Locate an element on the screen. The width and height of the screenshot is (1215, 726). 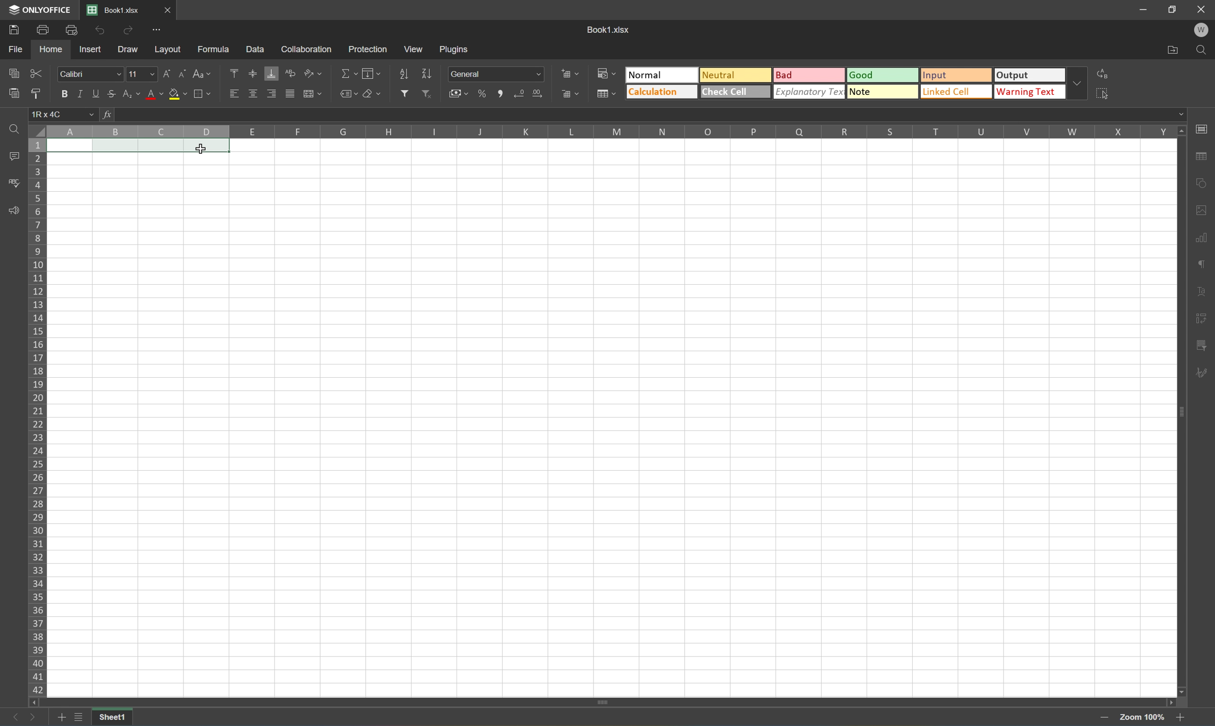
Table settings is located at coordinates (1201, 159).